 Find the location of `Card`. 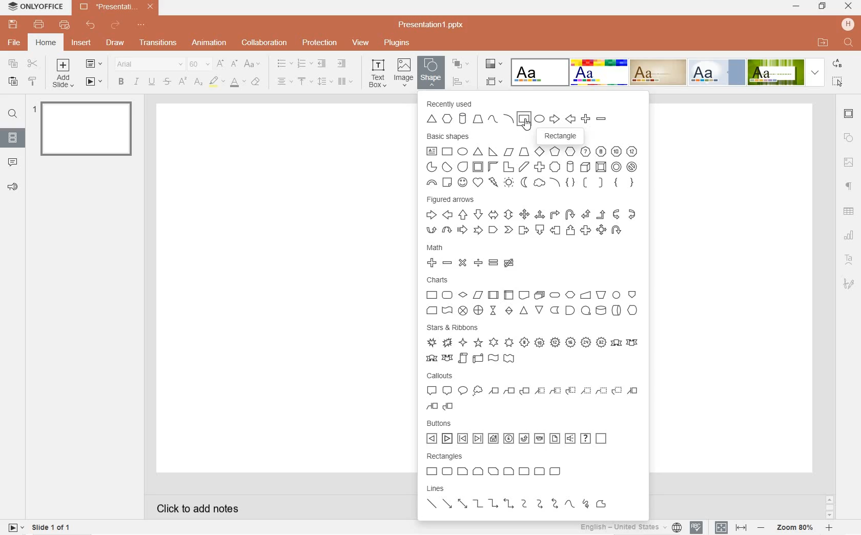

Card is located at coordinates (432, 312).